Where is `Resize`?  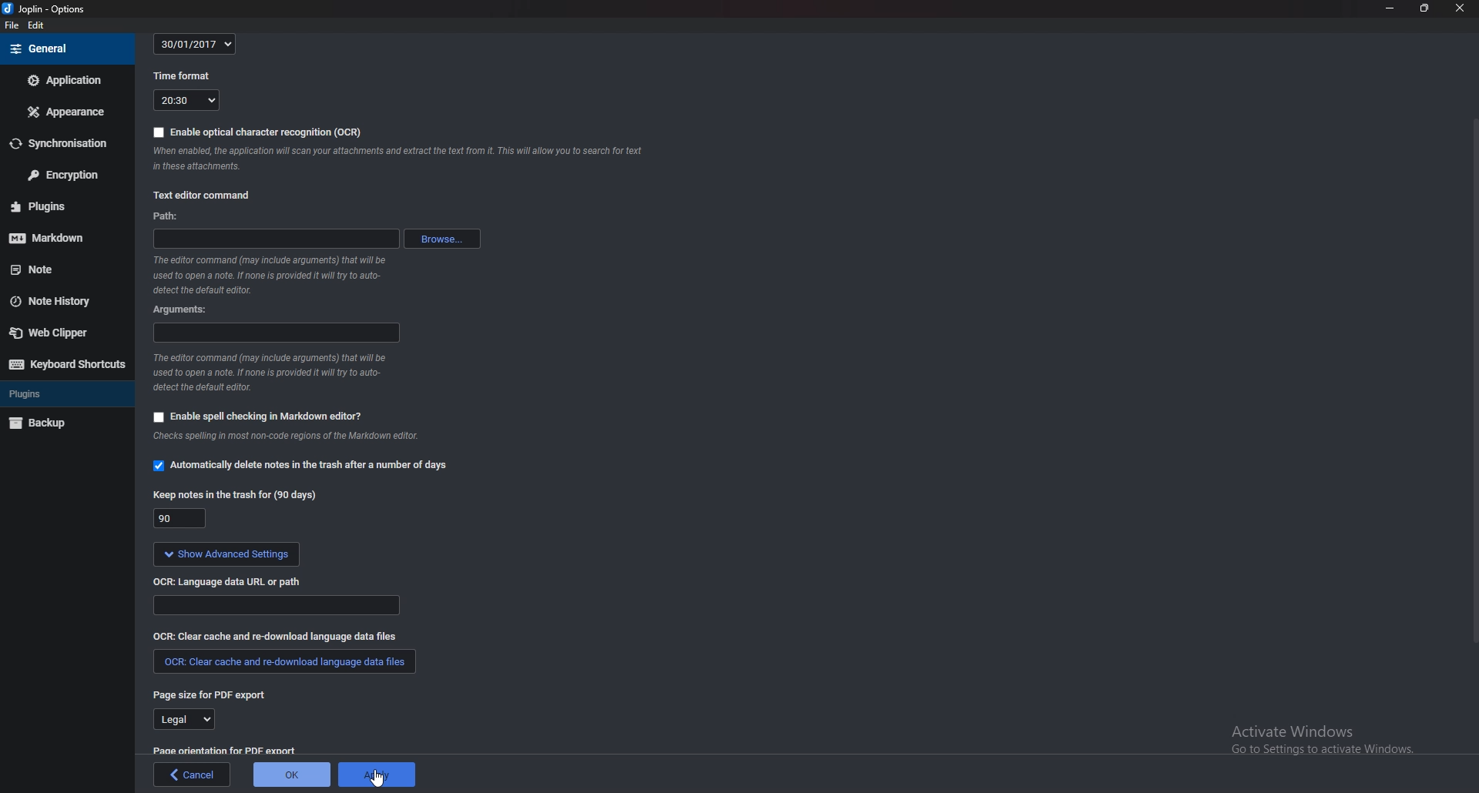 Resize is located at coordinates (1425, 8).